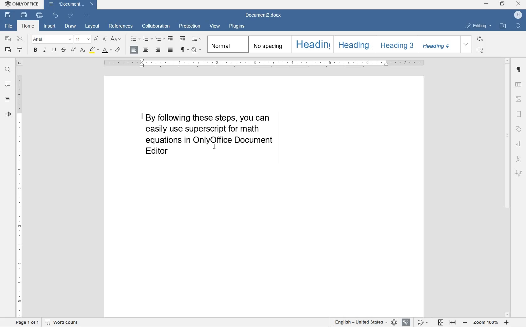  Describe the element at coordinates (20, 50) in the screenshot. I see `copy style` at that location.